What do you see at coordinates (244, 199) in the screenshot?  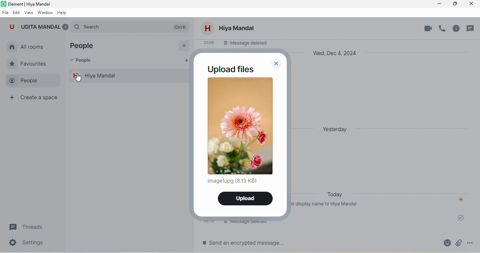 I see `Upload` at bounding box center [244, 199].